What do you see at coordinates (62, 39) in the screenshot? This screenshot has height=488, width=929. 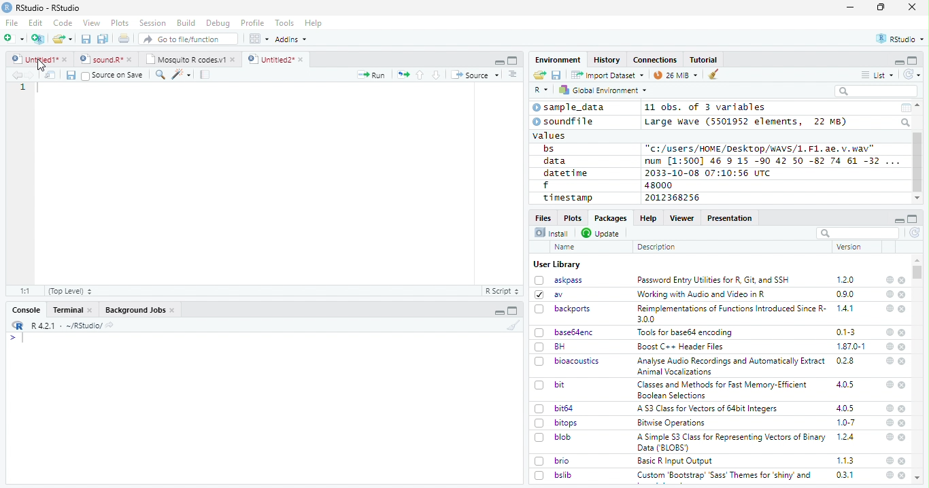 I see `open an existing file` at bounding box center [62, 39].